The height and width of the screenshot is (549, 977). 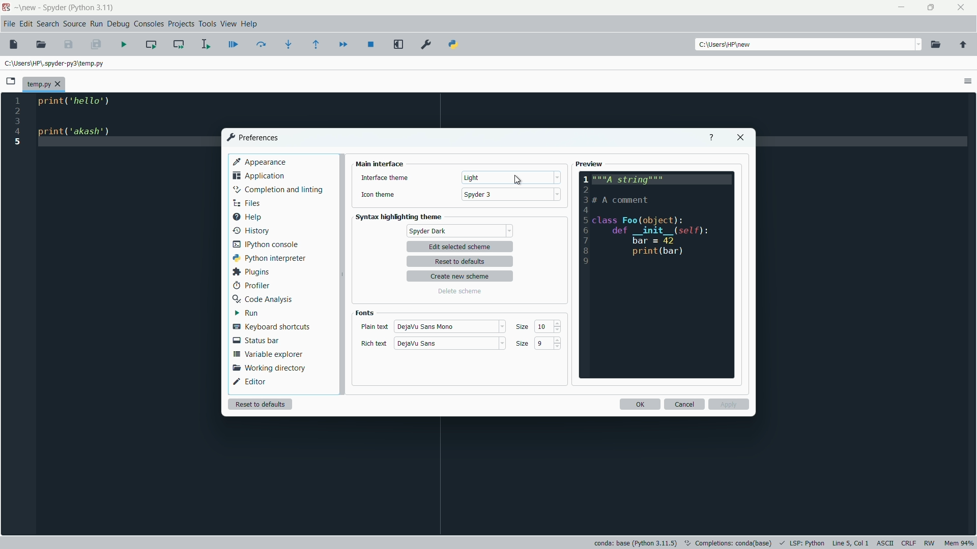 I want to click on keyboard shortcuts, so click(x=270, y=327).